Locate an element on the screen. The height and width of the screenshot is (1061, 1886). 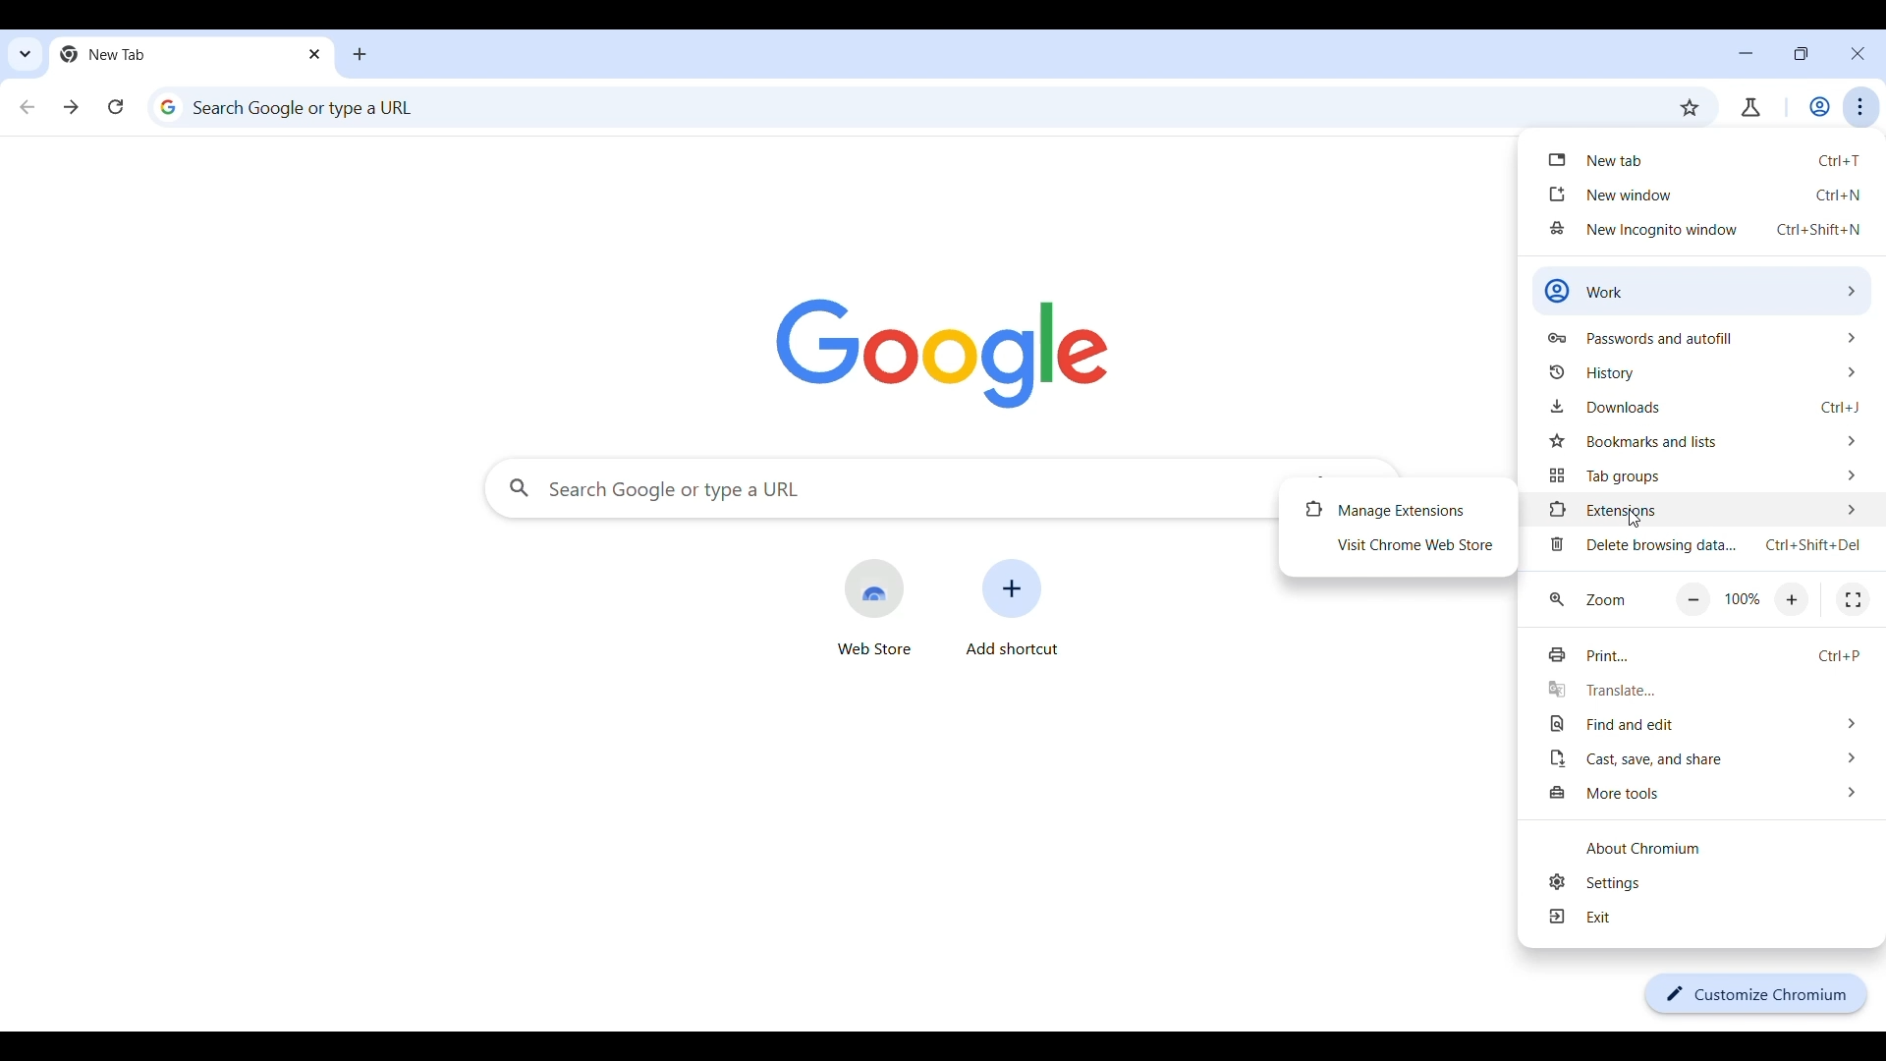
Delete browsing data is located at coordinates (1705, 544).